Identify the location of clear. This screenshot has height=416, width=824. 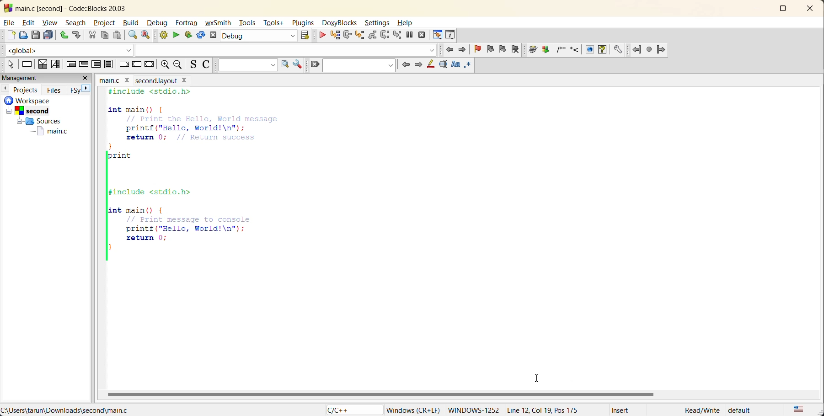
(315, 65).